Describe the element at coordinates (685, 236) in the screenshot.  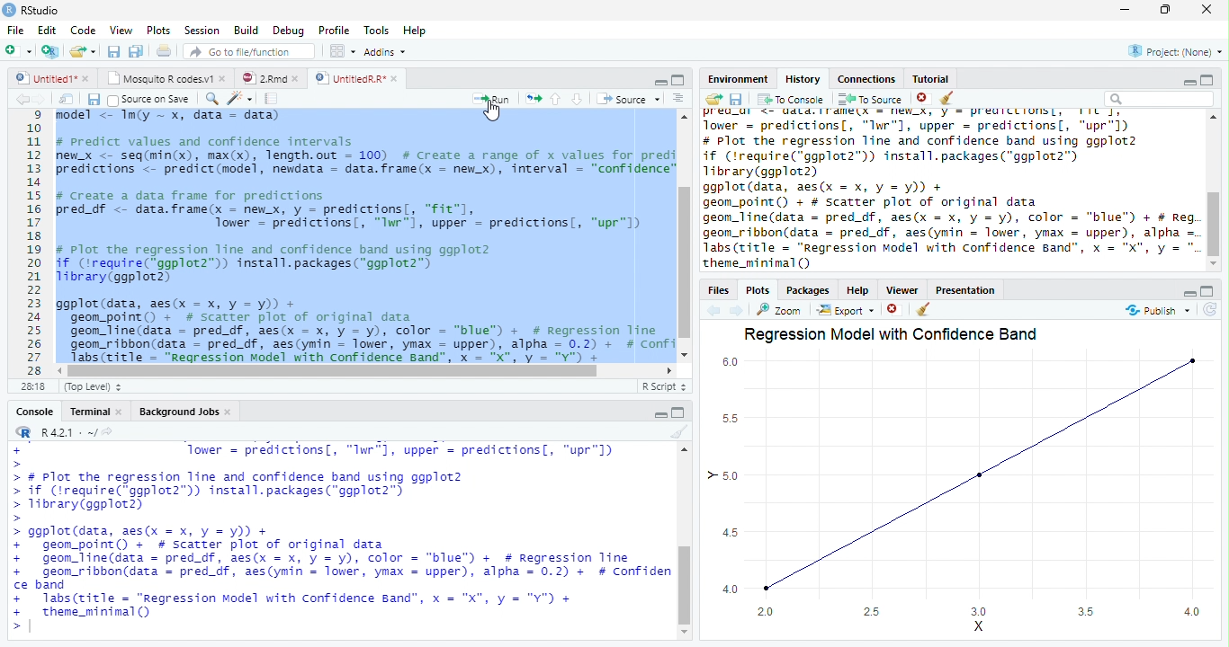
I see `Scrollbar` at that location.